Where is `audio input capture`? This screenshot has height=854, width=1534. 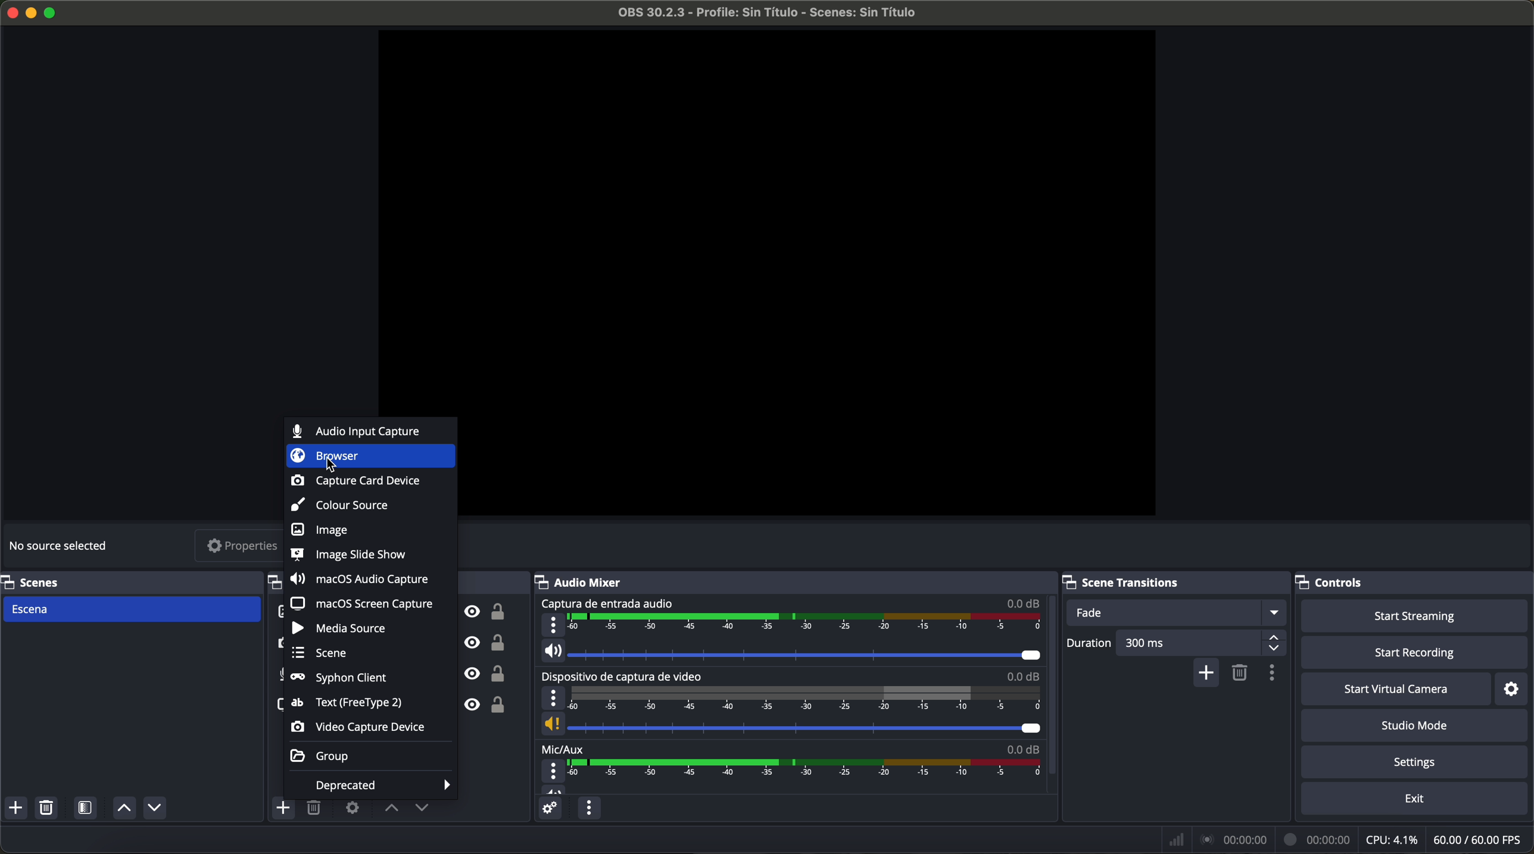 audio input capture is located at coordinates (359, 431).